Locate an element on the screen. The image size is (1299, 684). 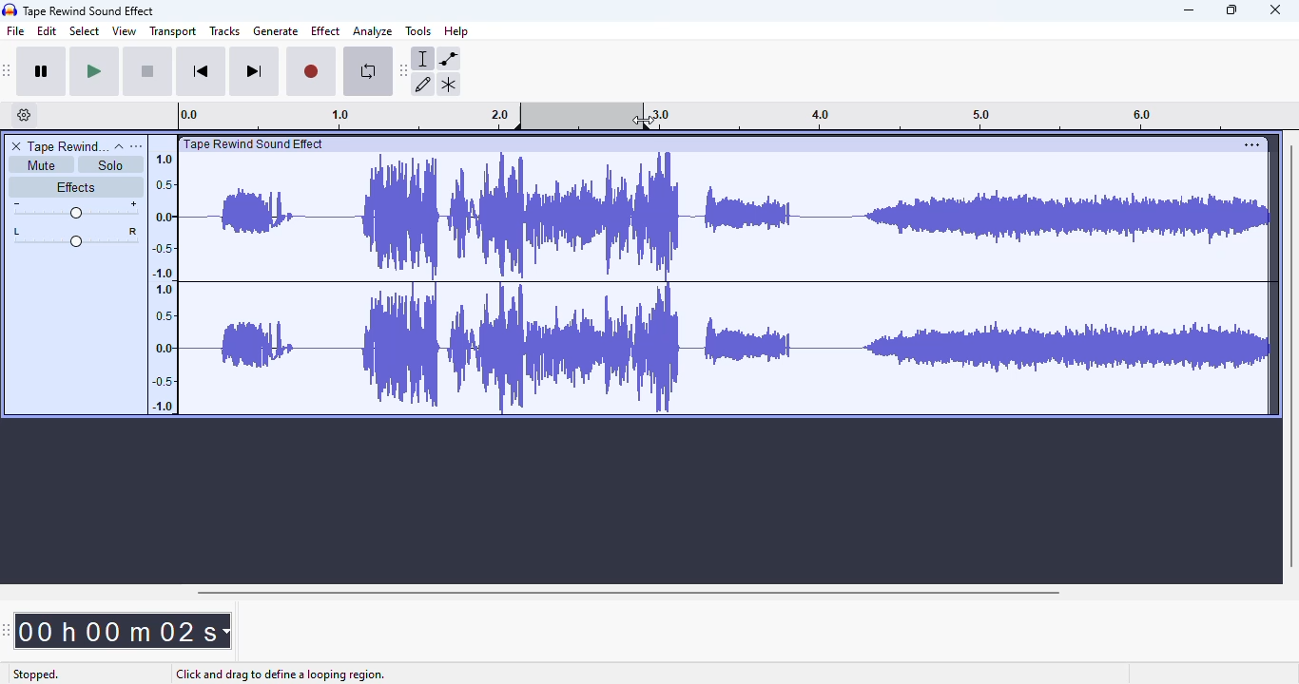
view is located at coordinates (125, 31).